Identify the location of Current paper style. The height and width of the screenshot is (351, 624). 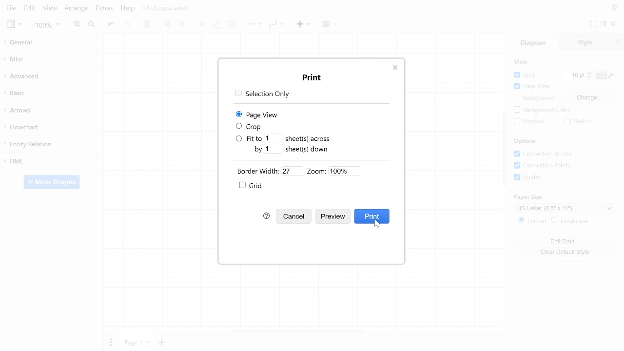
(563, 208).